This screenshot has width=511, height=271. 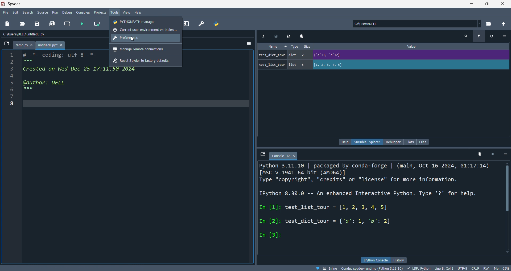 What do you see at coordinates (487, 268) in the screenshot?
I see `RW` at bounding box center [487, 268].